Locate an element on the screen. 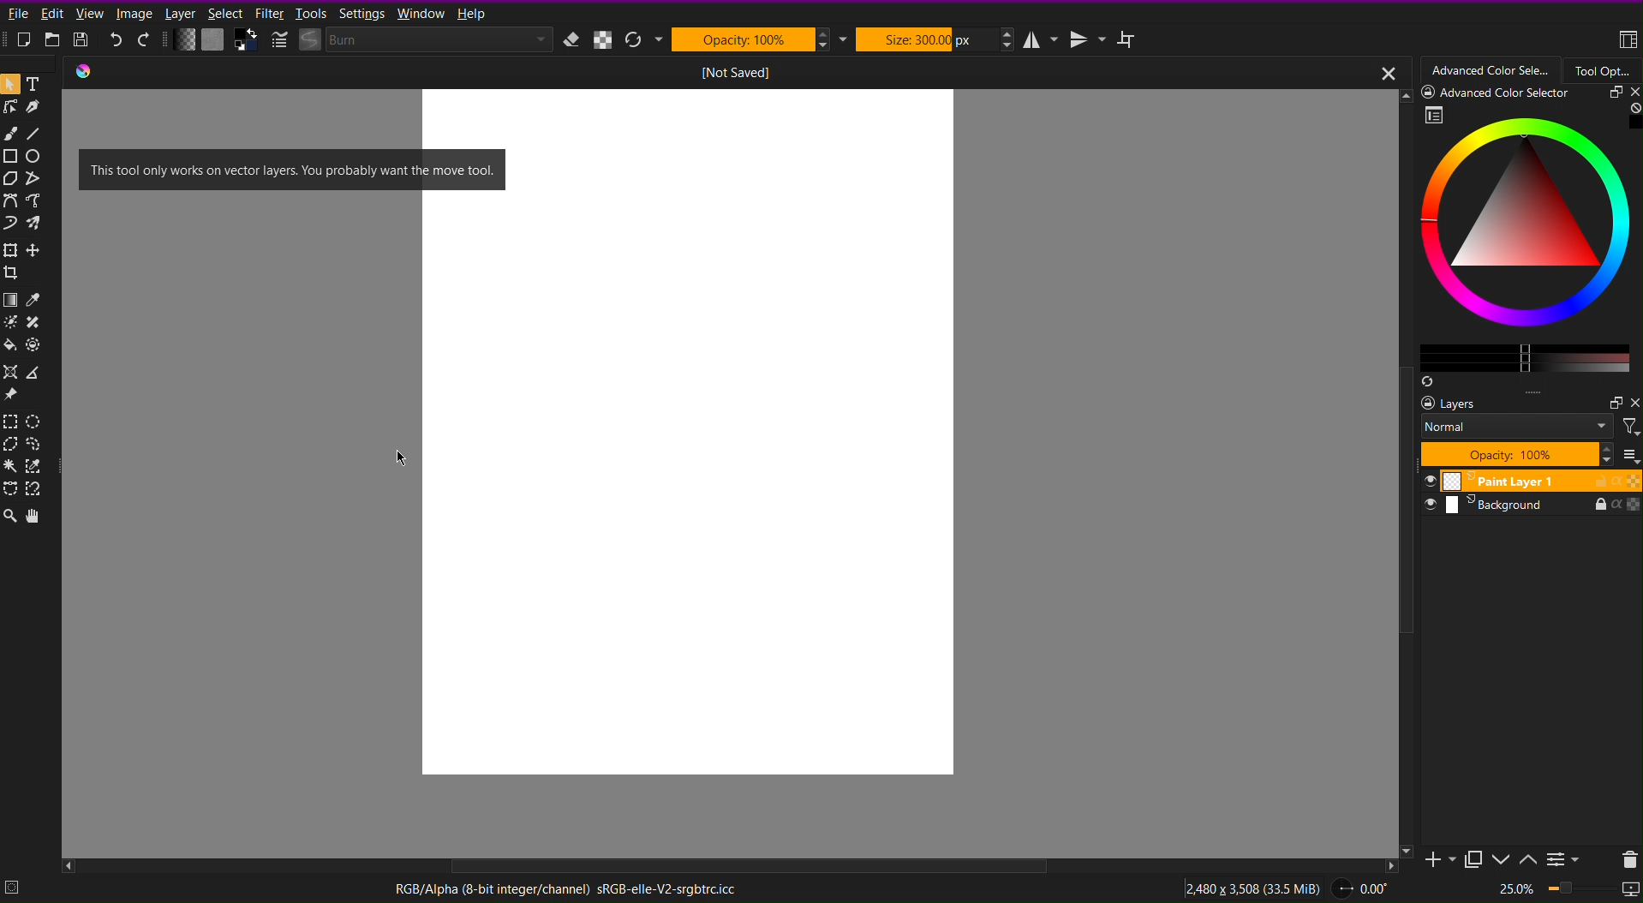 The width and height of the screenshot is (1643, 903). Opacity is located at coordinates (751, 39).